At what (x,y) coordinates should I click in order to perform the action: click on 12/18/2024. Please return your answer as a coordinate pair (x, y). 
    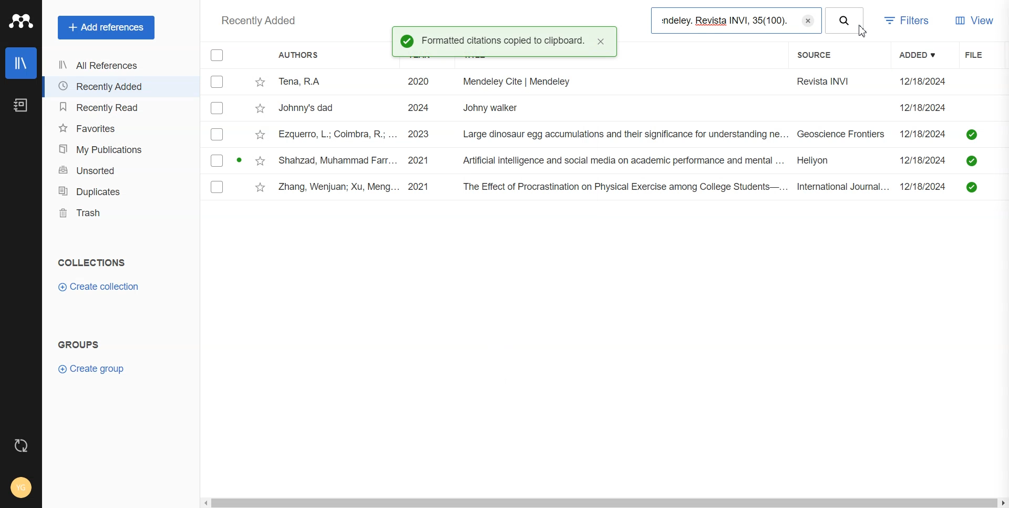
    Looking at the image, I should click on (926, 159).